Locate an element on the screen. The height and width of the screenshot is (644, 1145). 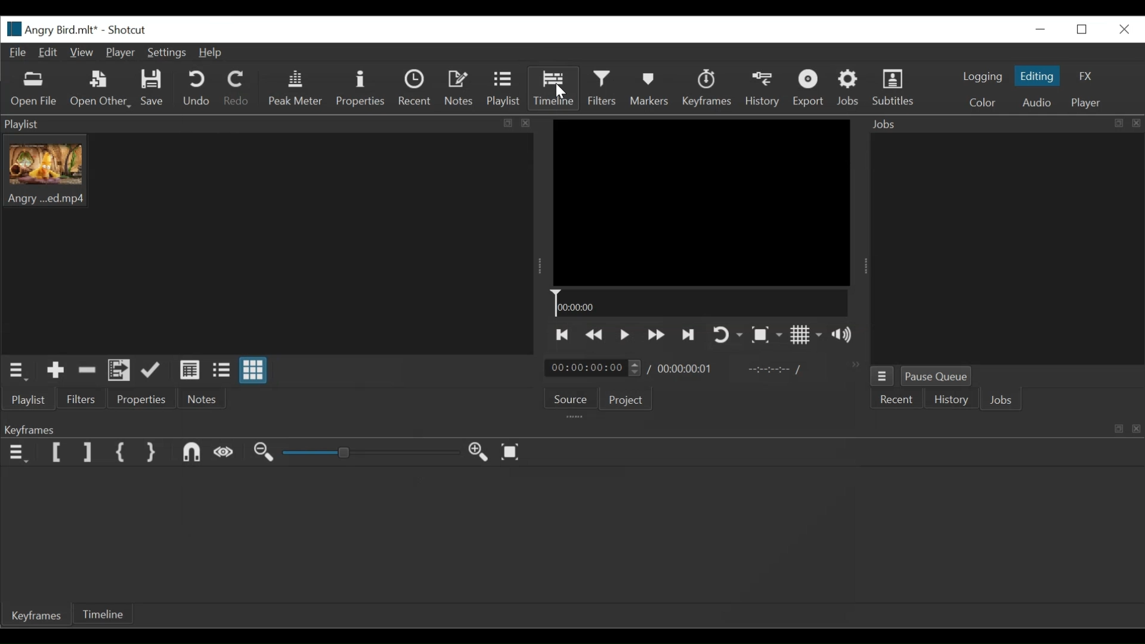
Skip to the previous point is located at coordinates (562, 334).